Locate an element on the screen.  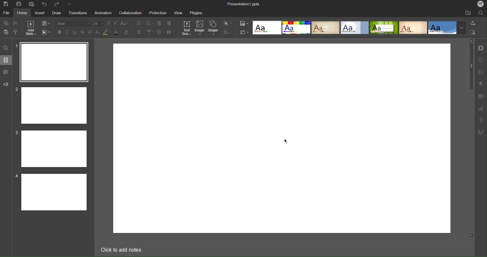
Columns is located at coordinates (170, 31).